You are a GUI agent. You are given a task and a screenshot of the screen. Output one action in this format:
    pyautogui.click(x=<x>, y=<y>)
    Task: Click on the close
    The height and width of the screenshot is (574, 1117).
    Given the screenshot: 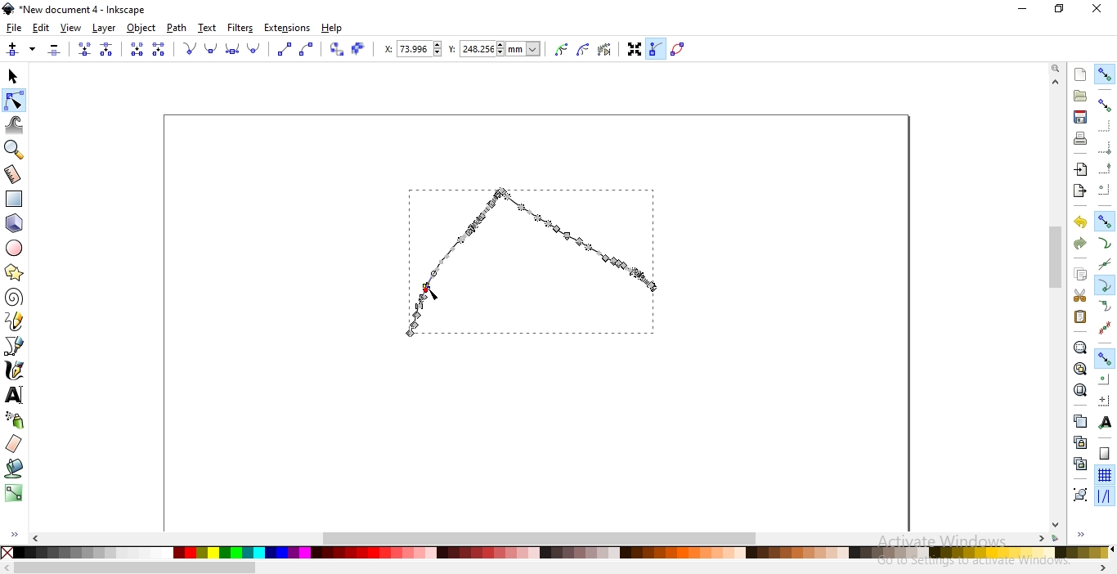 What is the action you would take?
    pyautogui.click(x=1096, y=9)
    